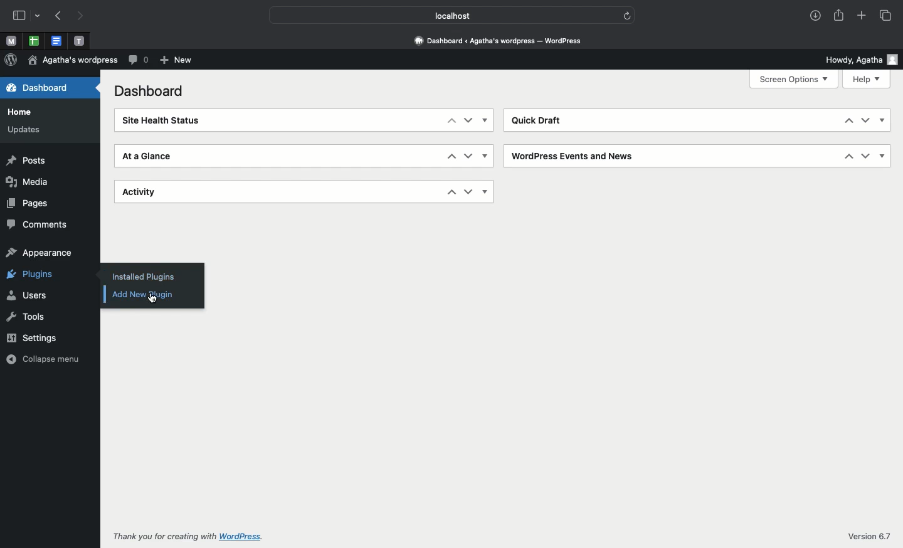 The image size is (903, 548). What do you see at coordinates (495, 42) in the screenshot?
I see `Dashboard` at bounding box center [495, 42].